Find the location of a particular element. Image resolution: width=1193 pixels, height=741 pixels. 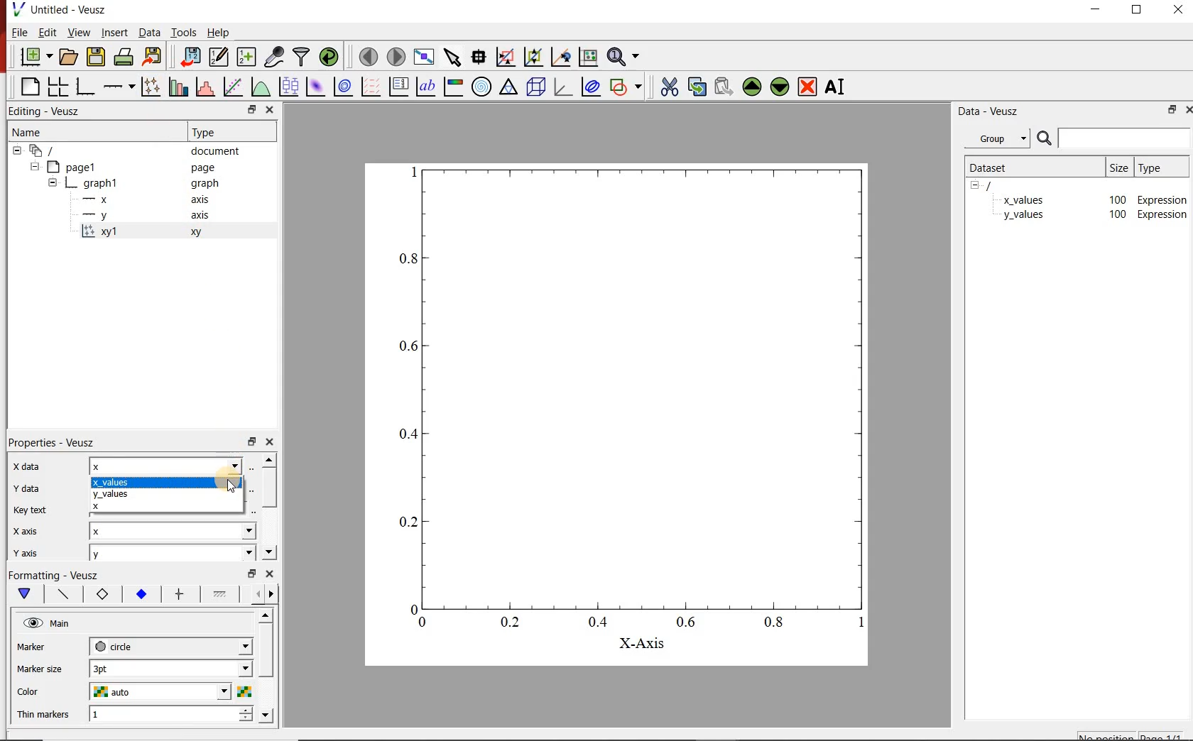

axis is located at coordinates (200, 216).